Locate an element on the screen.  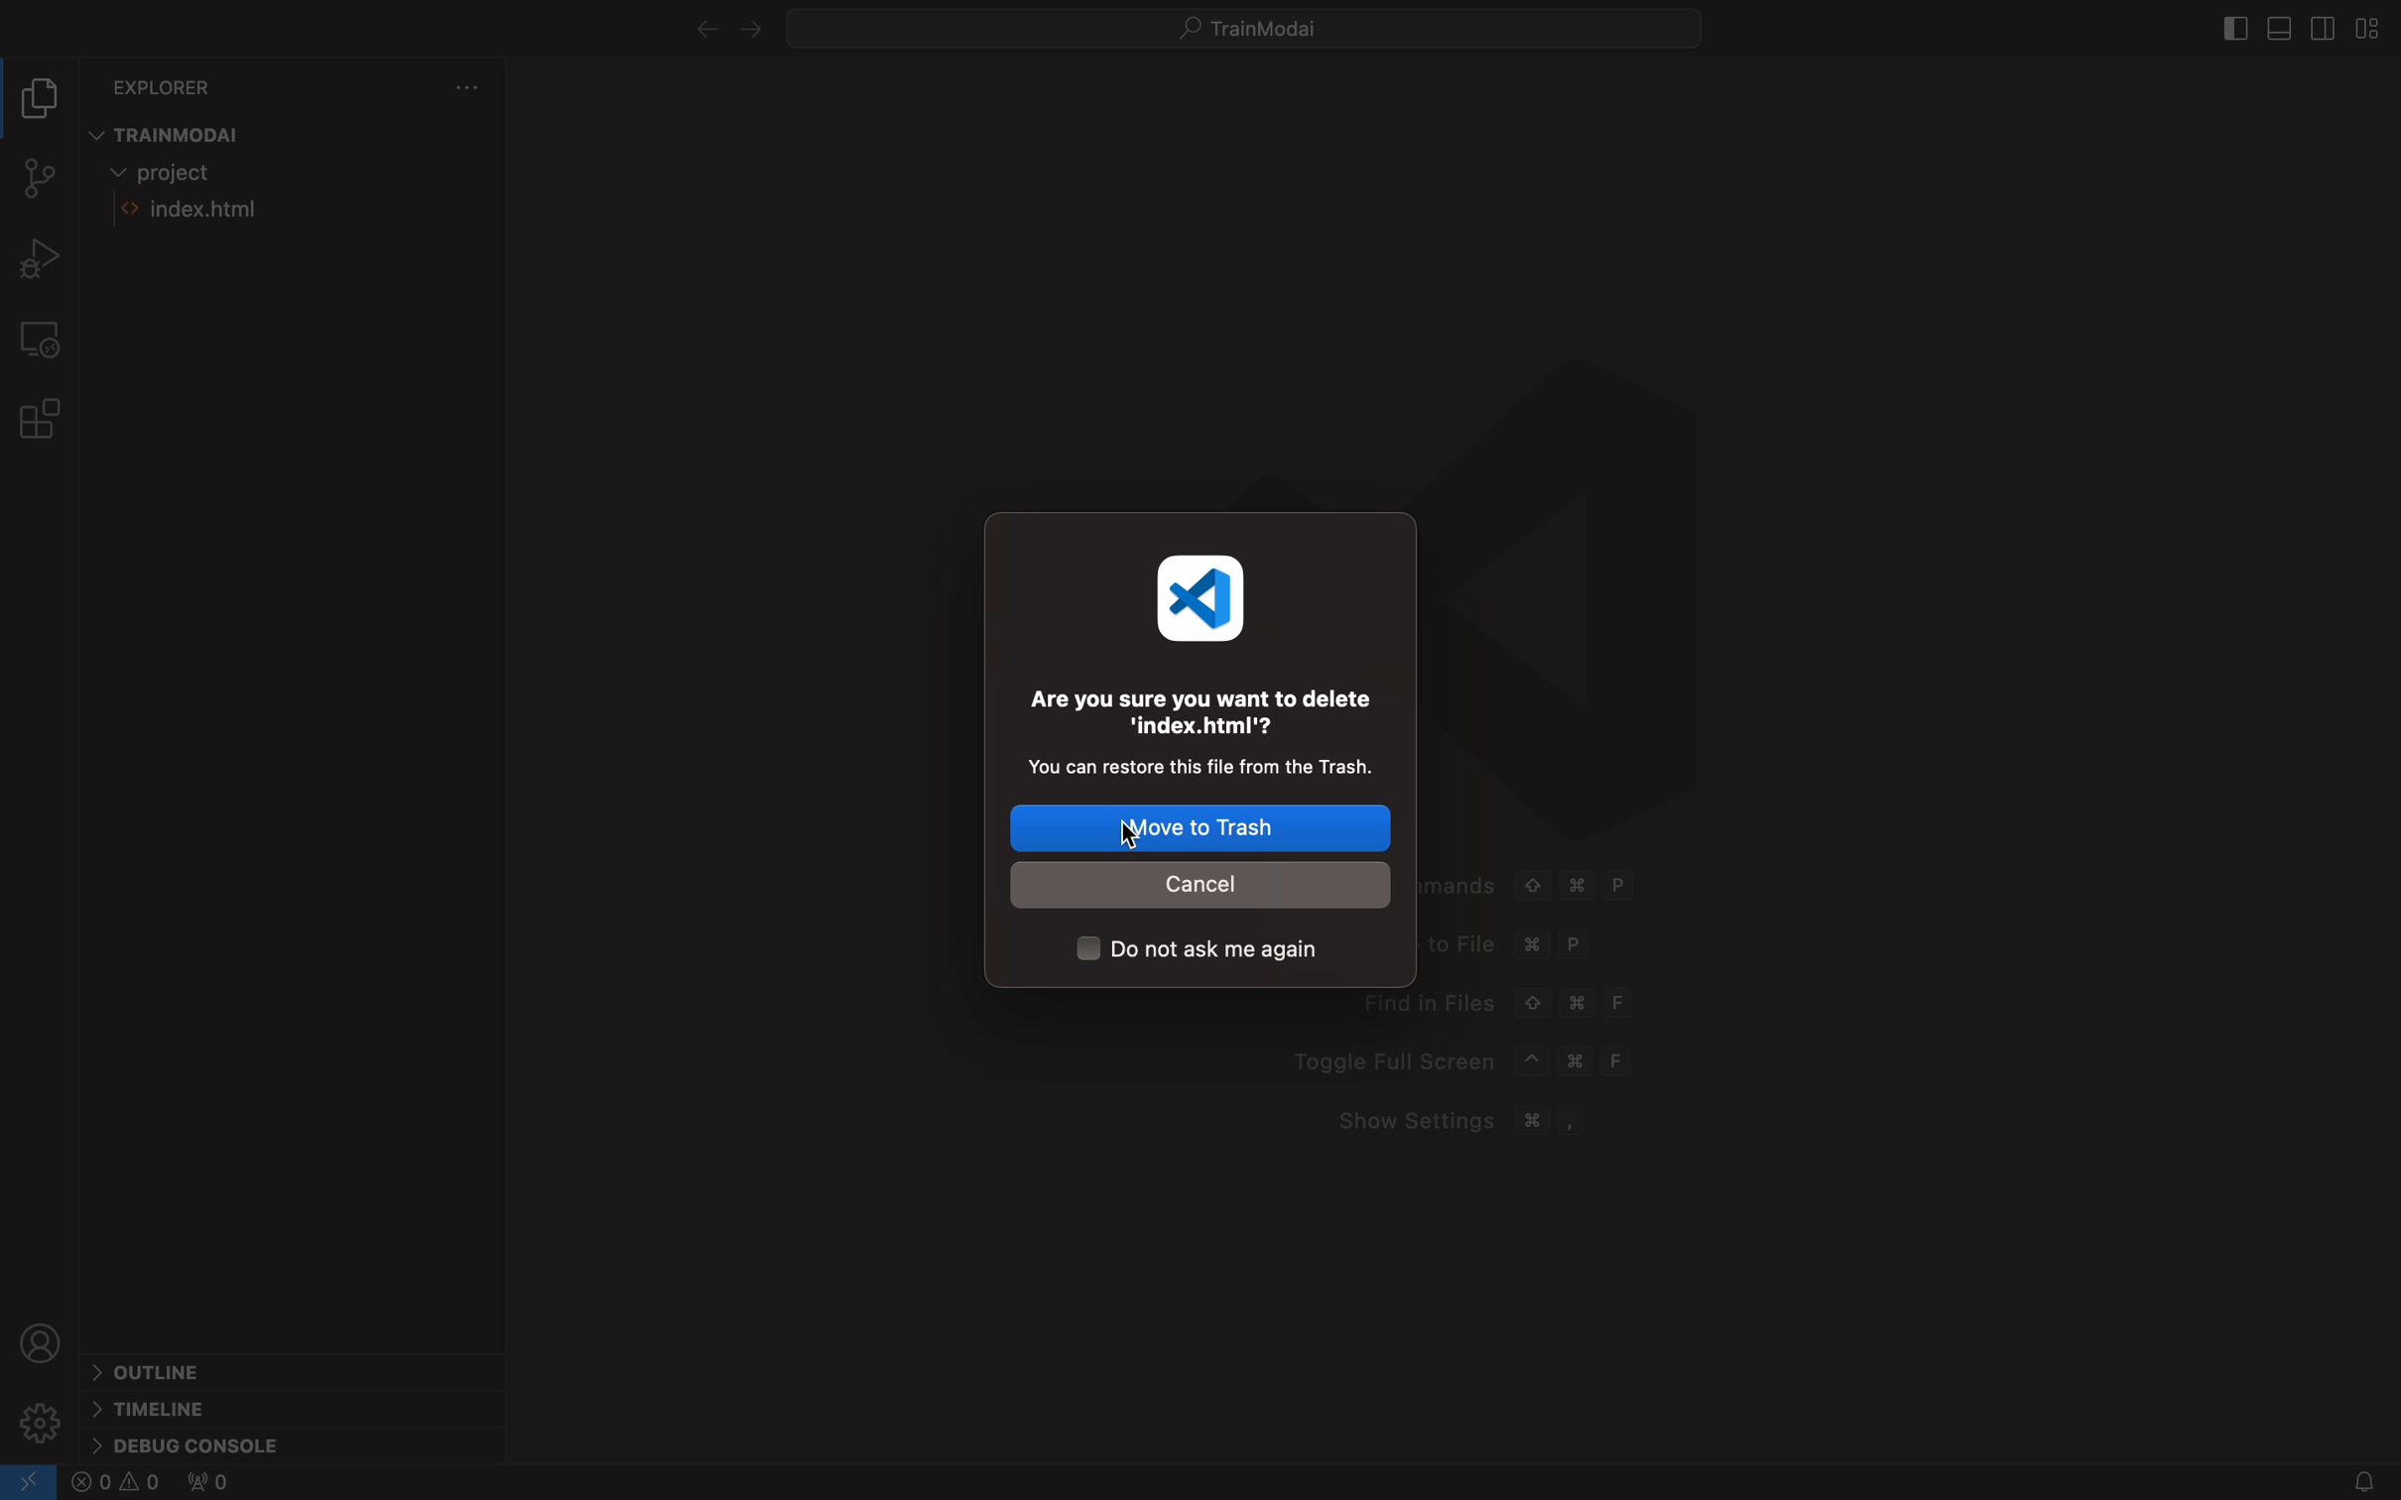
don't show again  is located at coordinates (1211, 952).